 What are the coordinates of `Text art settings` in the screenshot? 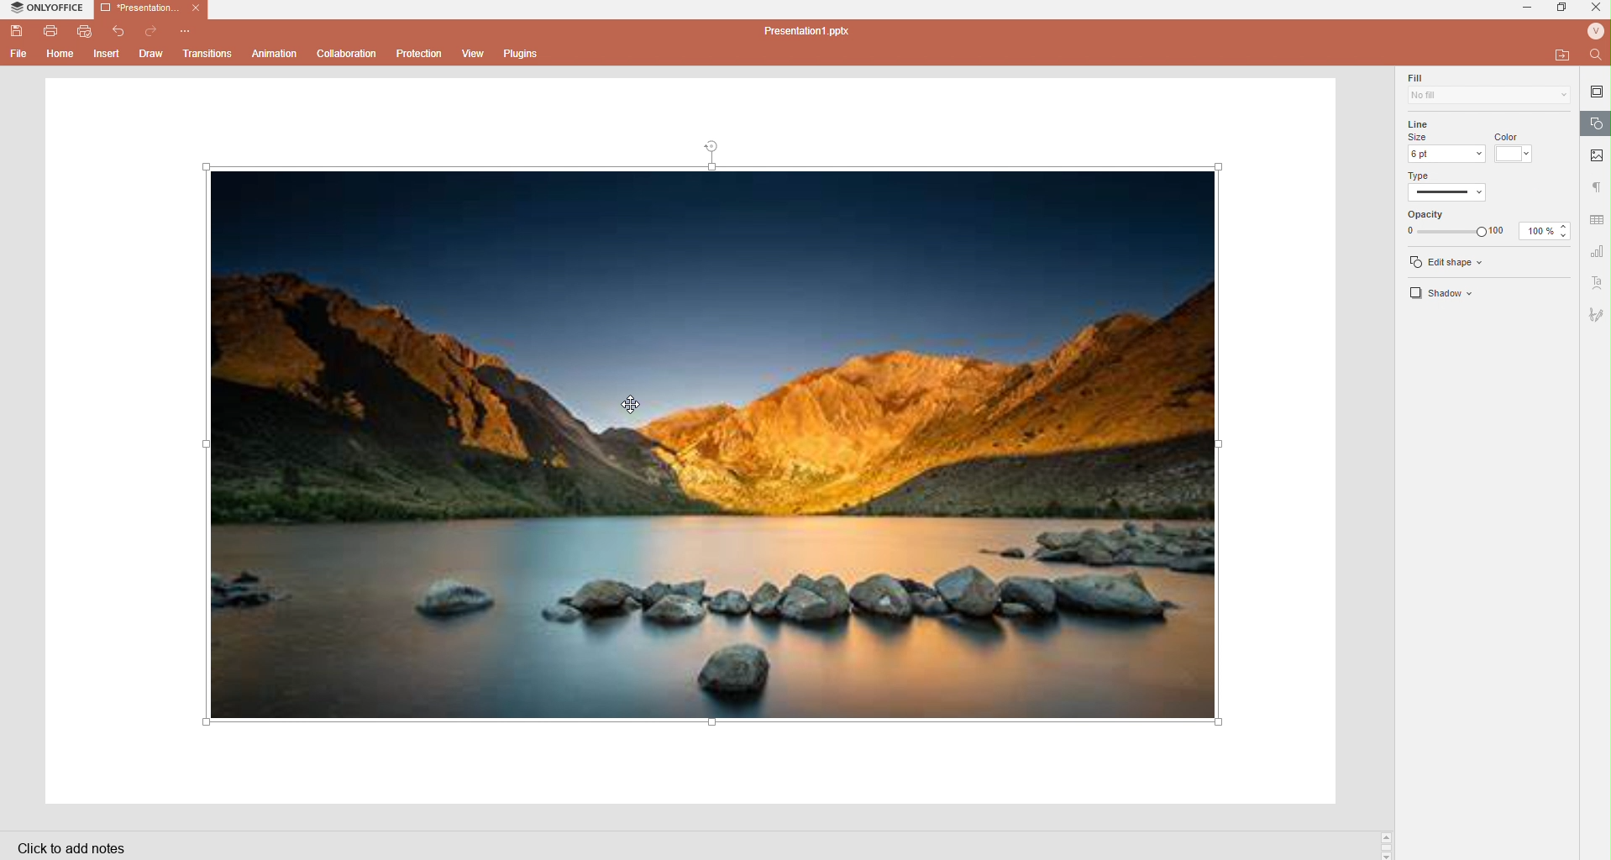 It's located at (1597, 283).